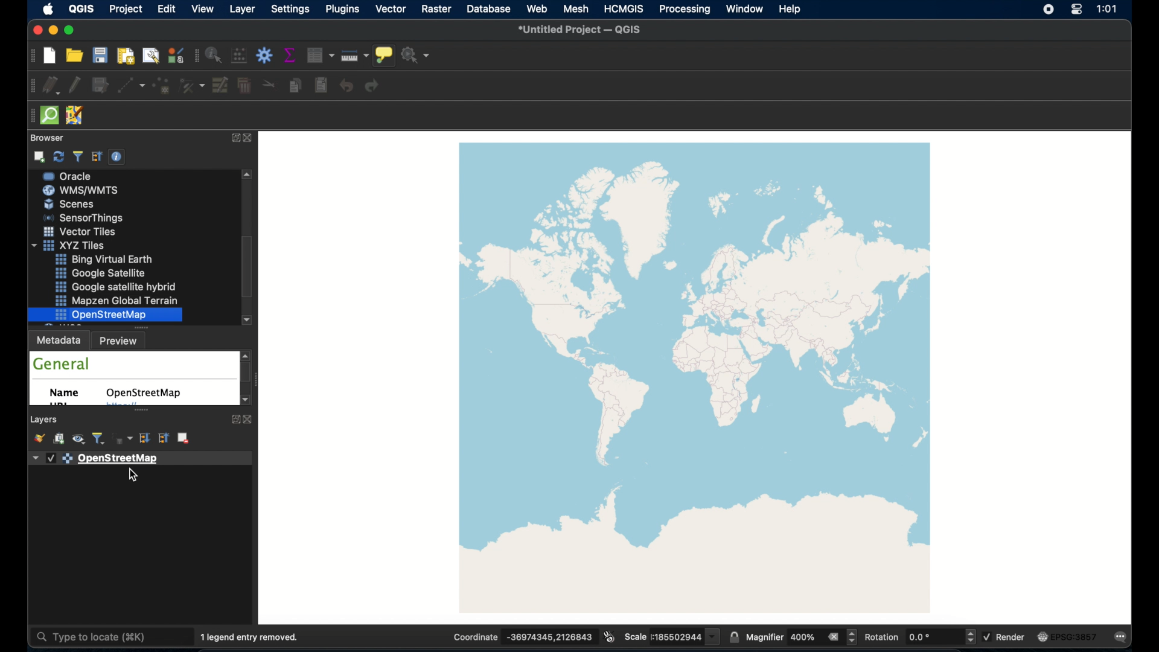 Image resolution: width=1159 pixels, height=652 pixels. I want to click on obscured text, so click(121, 406).